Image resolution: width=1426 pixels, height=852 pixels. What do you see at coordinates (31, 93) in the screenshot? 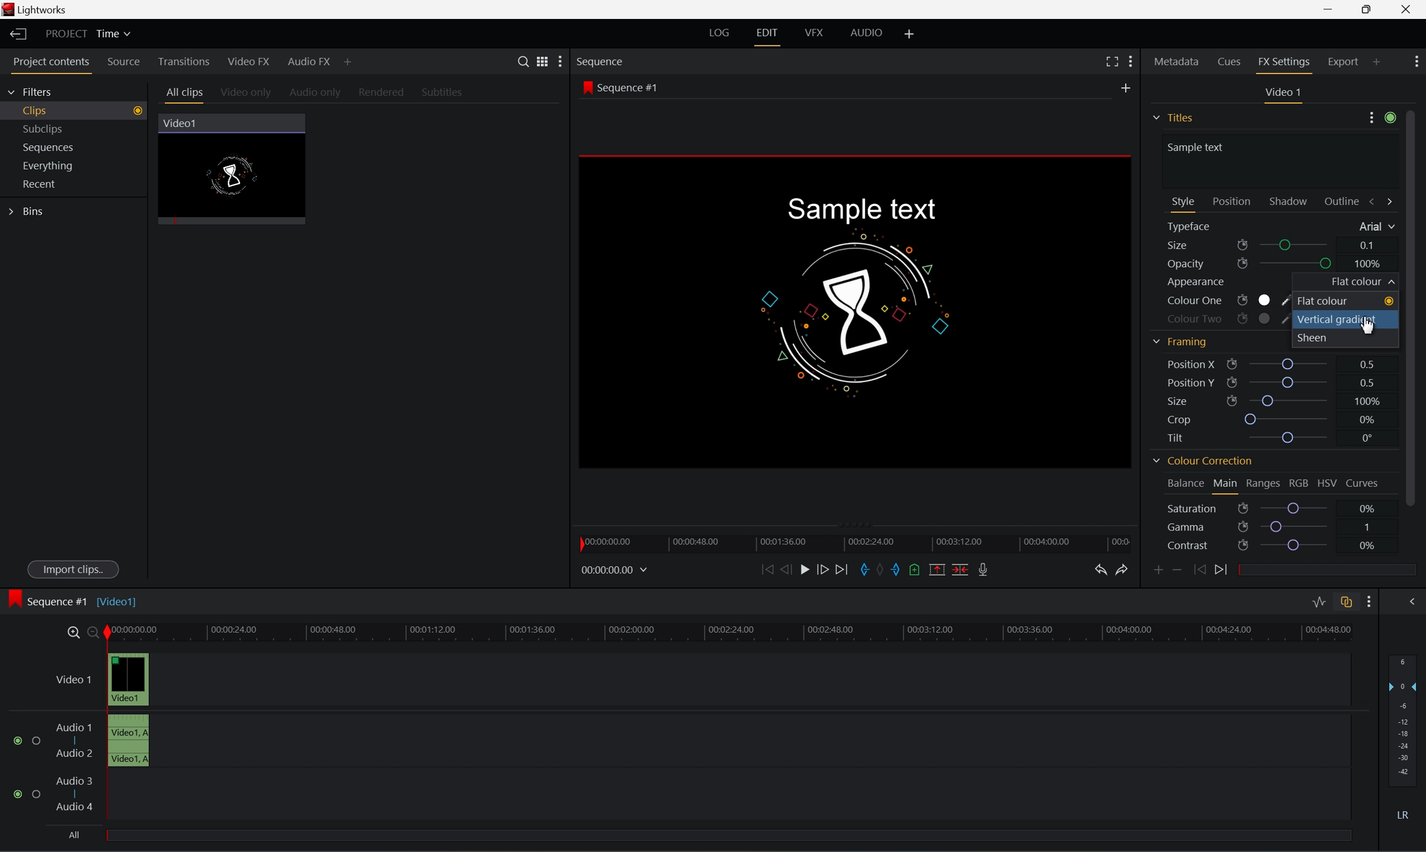
I see `Filters` at bounding box center [31, 93].